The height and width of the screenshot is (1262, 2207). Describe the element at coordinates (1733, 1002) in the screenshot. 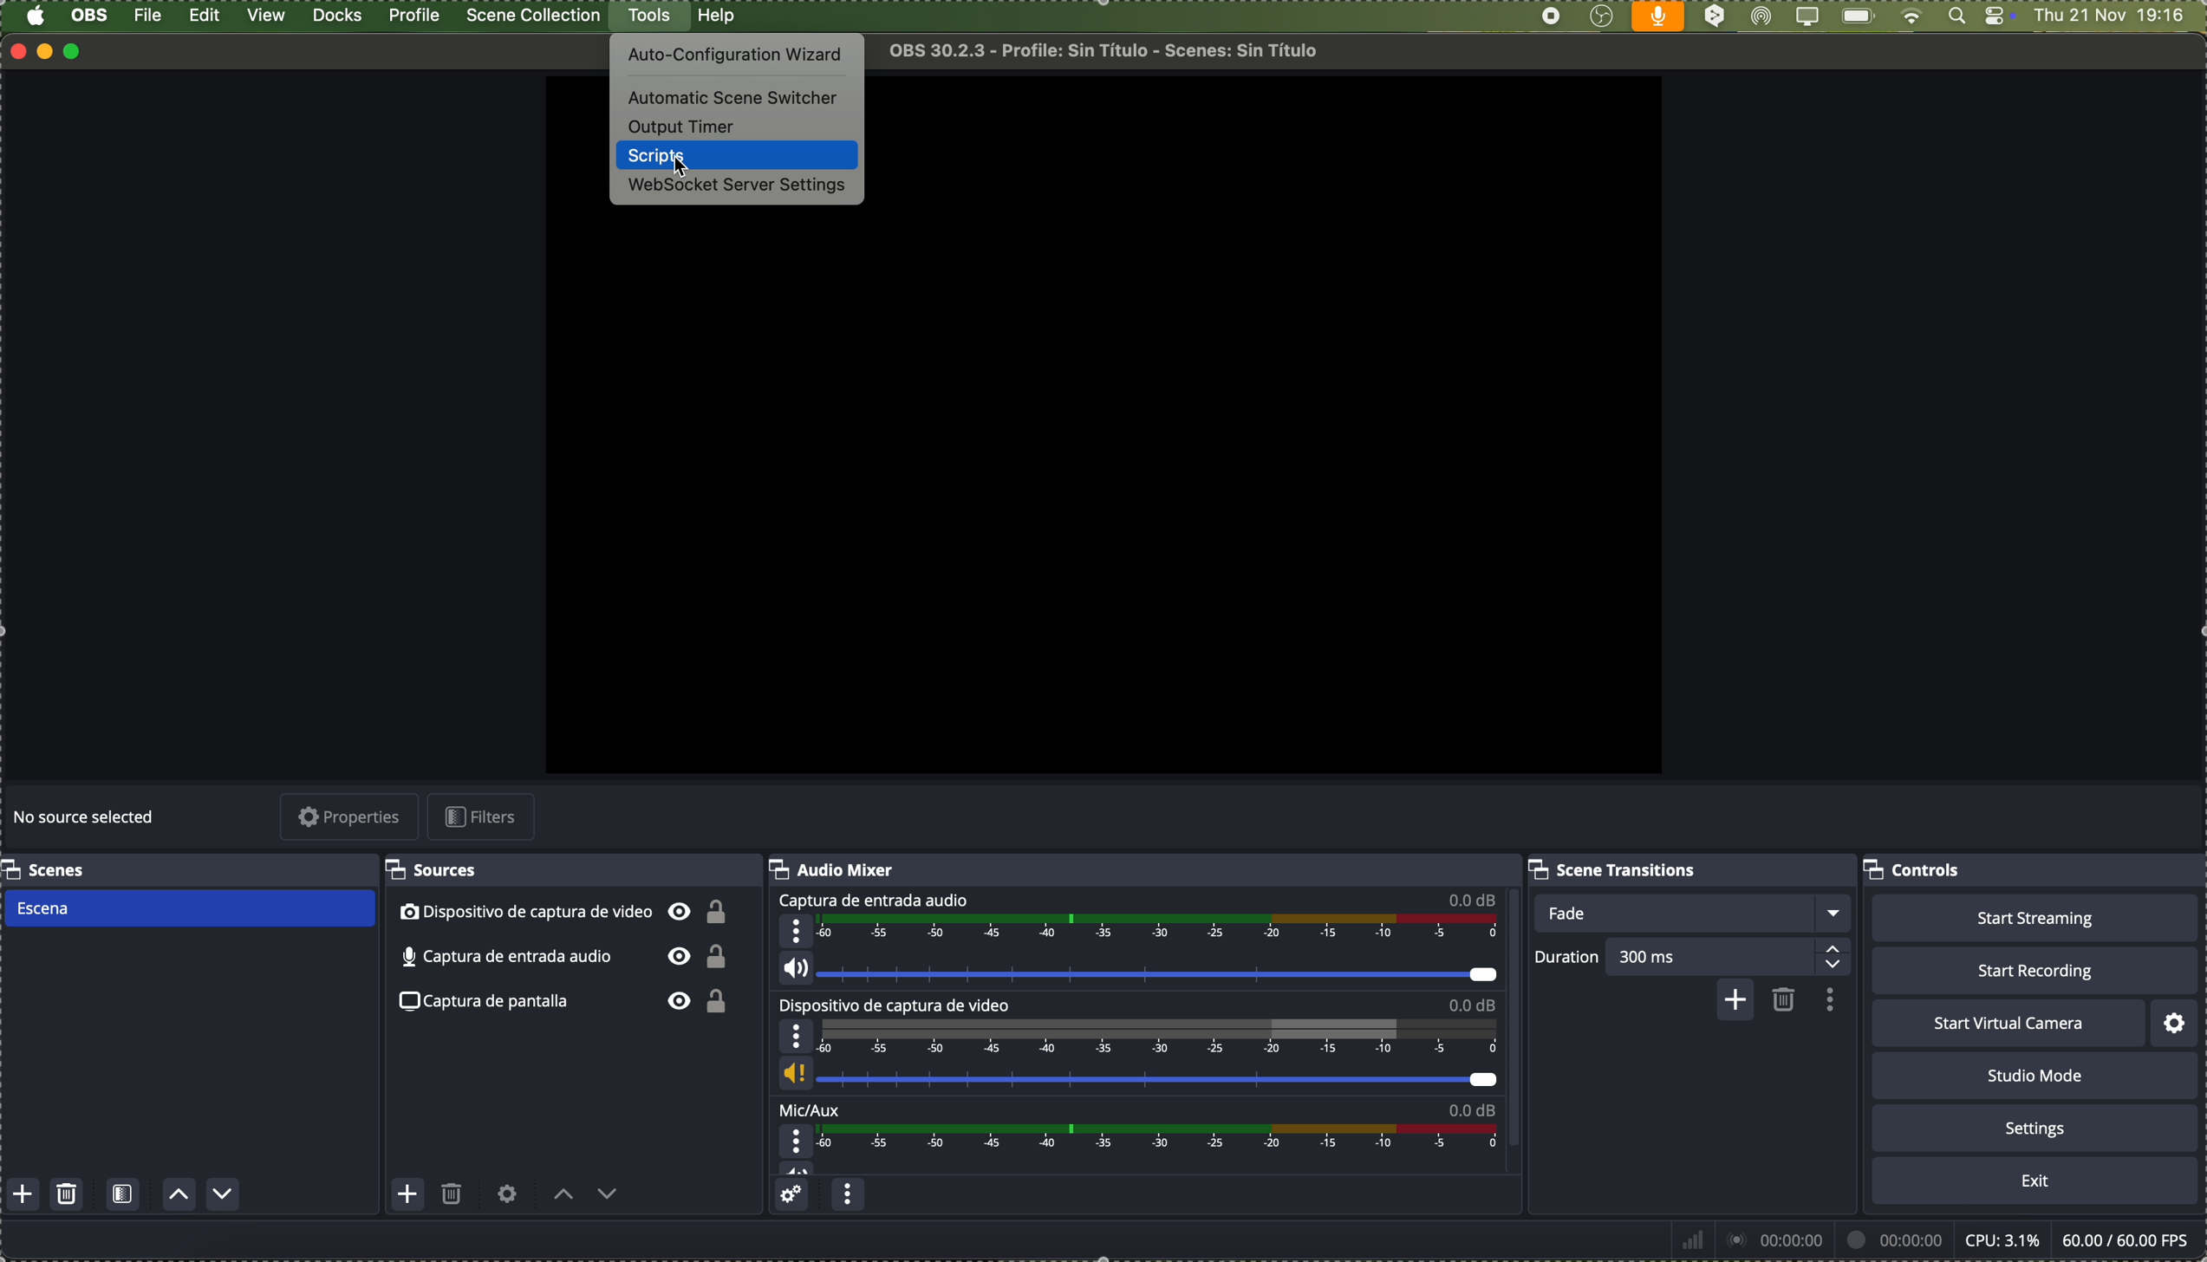

I see `add configurable transition` at that location.